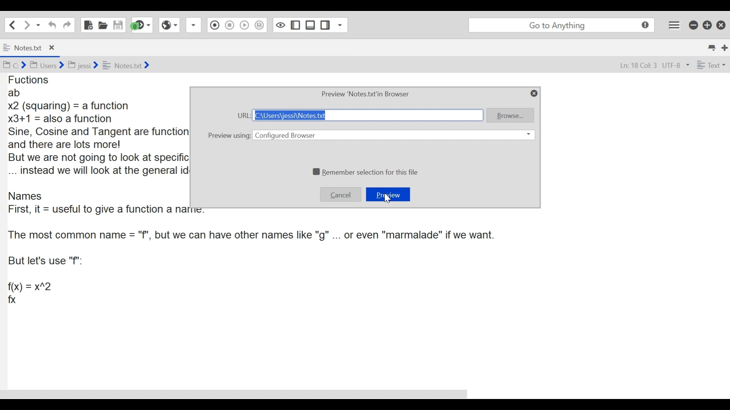  What do you see at coordinates (371, 171) in the screenshot?
I see ` Remember selection for this file` at bounding box center [371, 171].